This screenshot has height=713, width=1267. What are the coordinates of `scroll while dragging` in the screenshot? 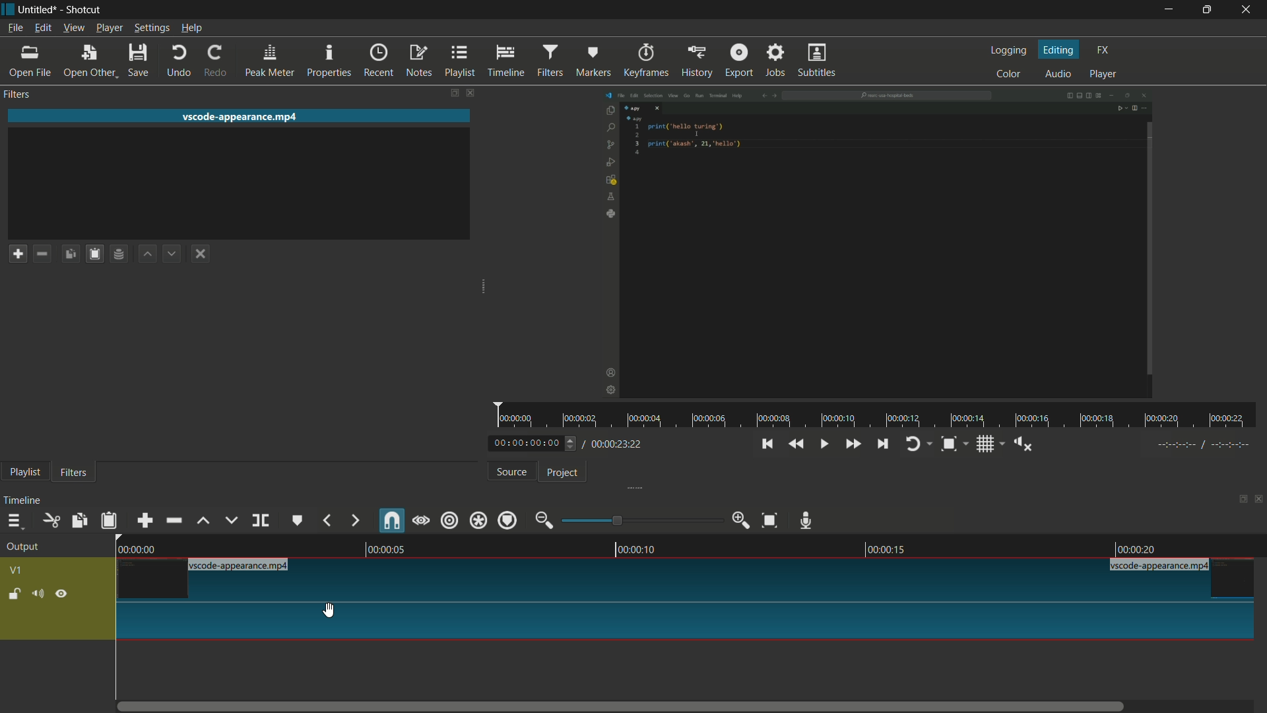 It's located at (420, 520).